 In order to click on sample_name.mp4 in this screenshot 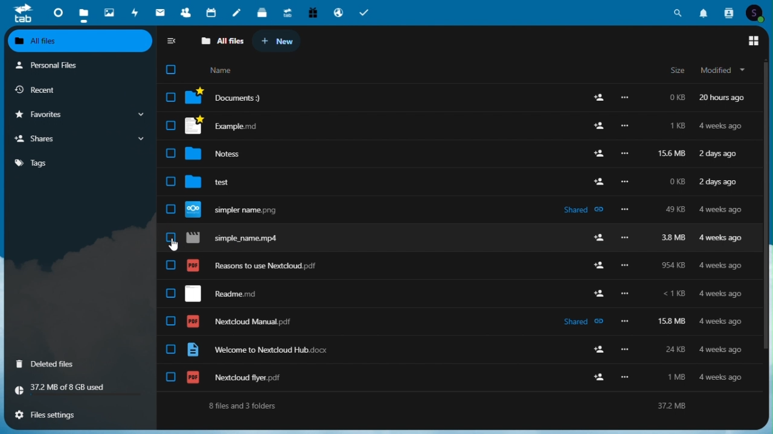, I will do `click(456, 238)`.